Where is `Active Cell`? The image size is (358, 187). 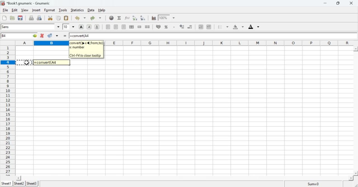 Active Cell is located at coordinates (19, 36).